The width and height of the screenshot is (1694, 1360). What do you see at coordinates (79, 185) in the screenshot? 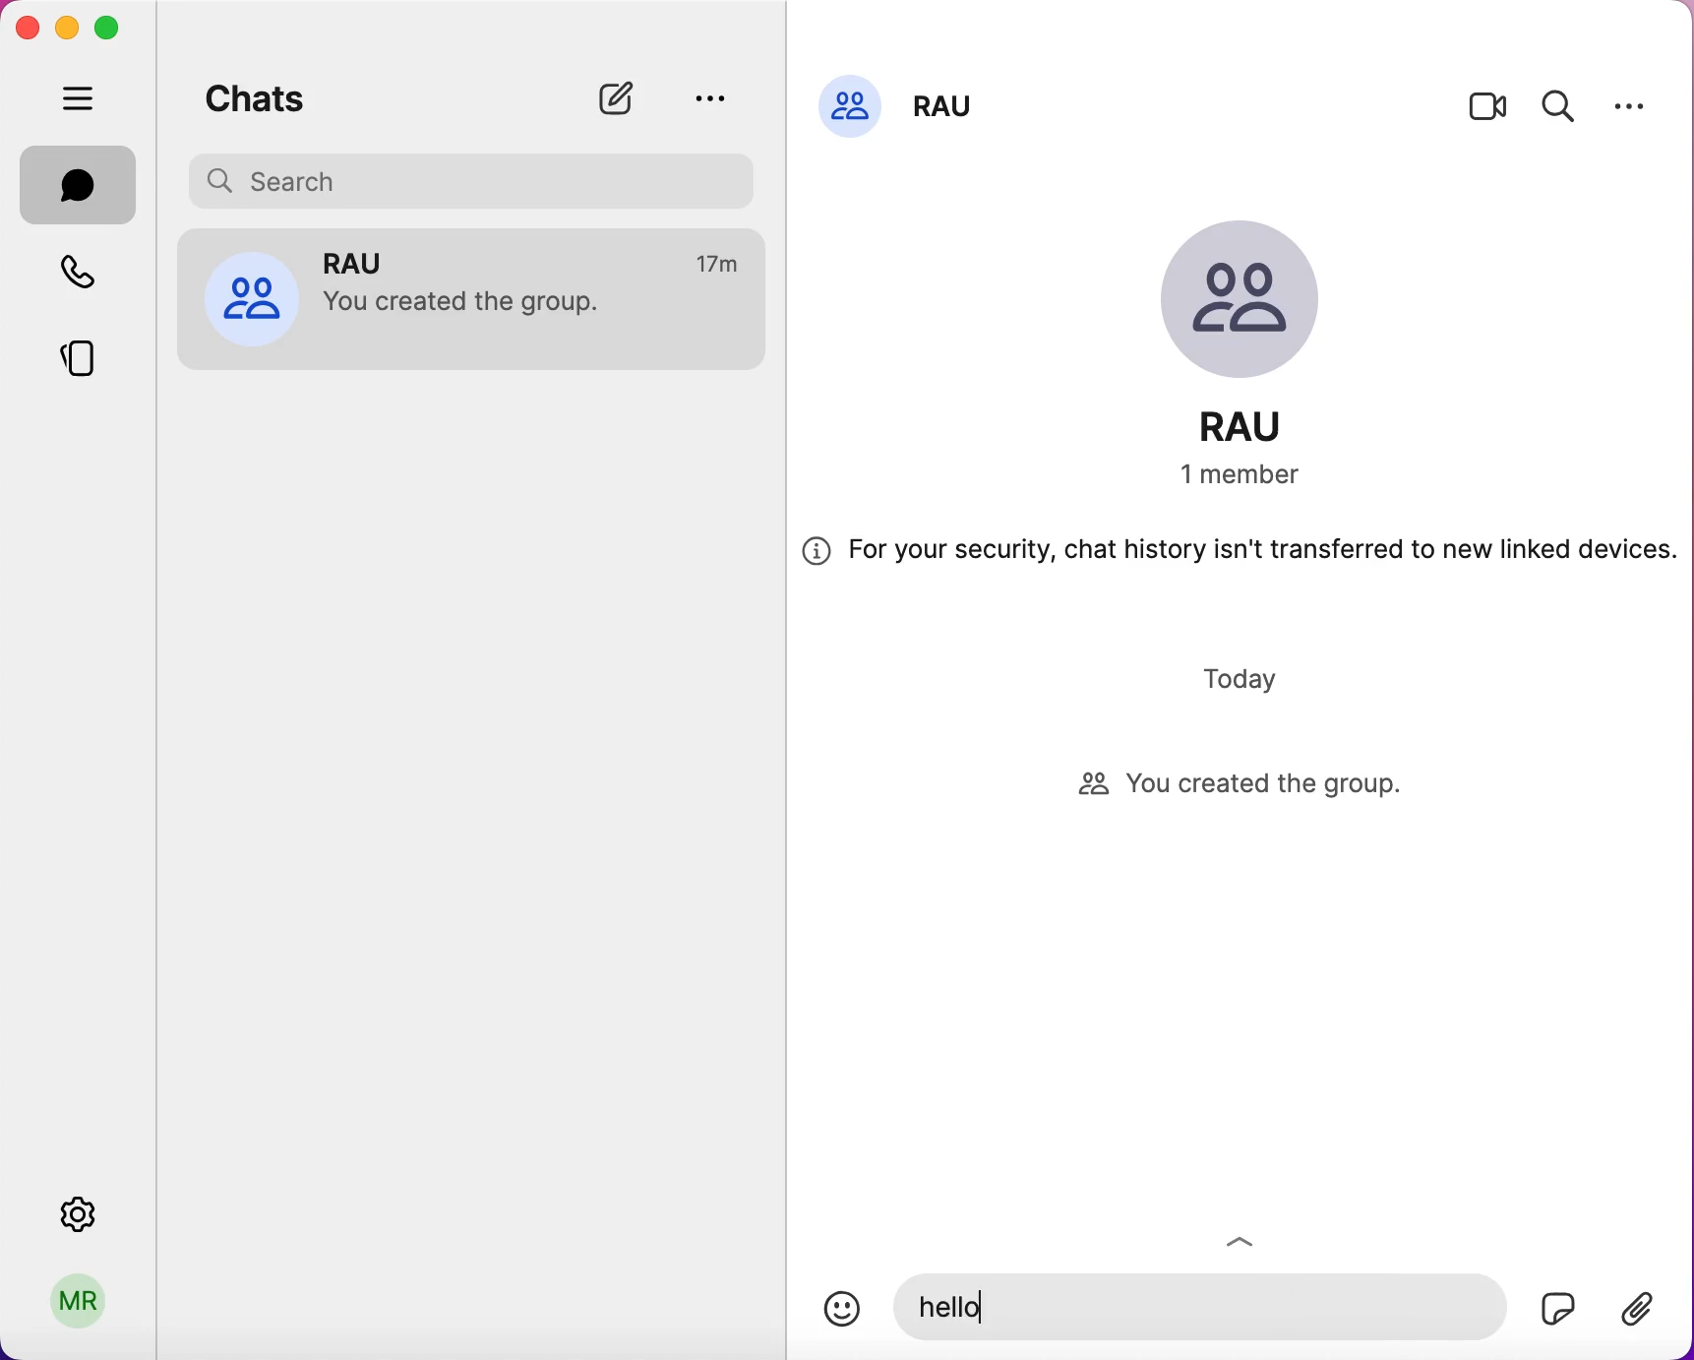
I see `chats` at bounding box center [79, 185].